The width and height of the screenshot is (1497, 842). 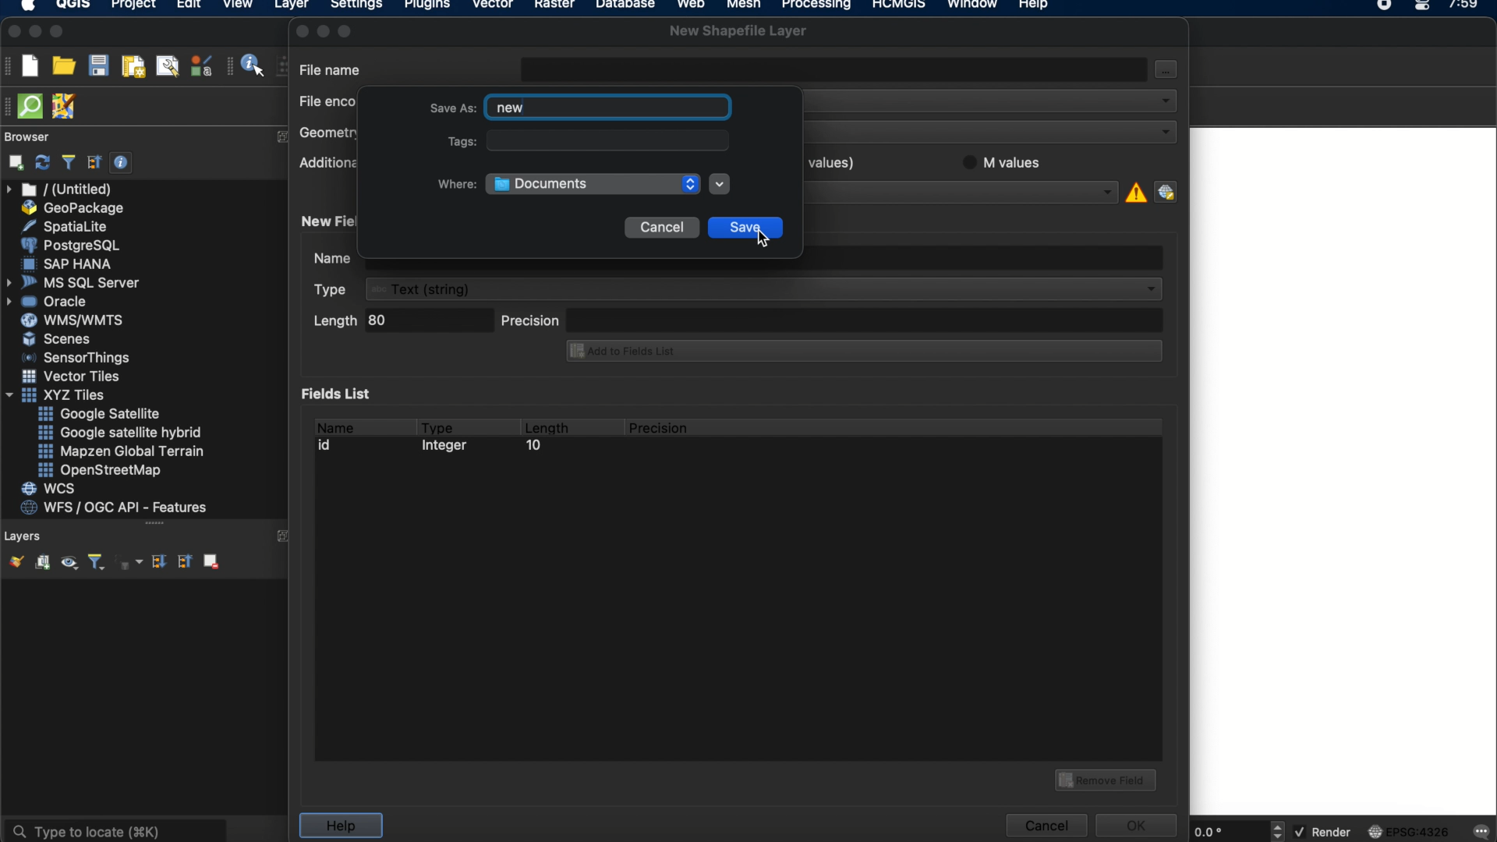 What do you see at coordinates (1138, 823) in the screenshot?
I see `ok` at bounding box center [1138, 823].